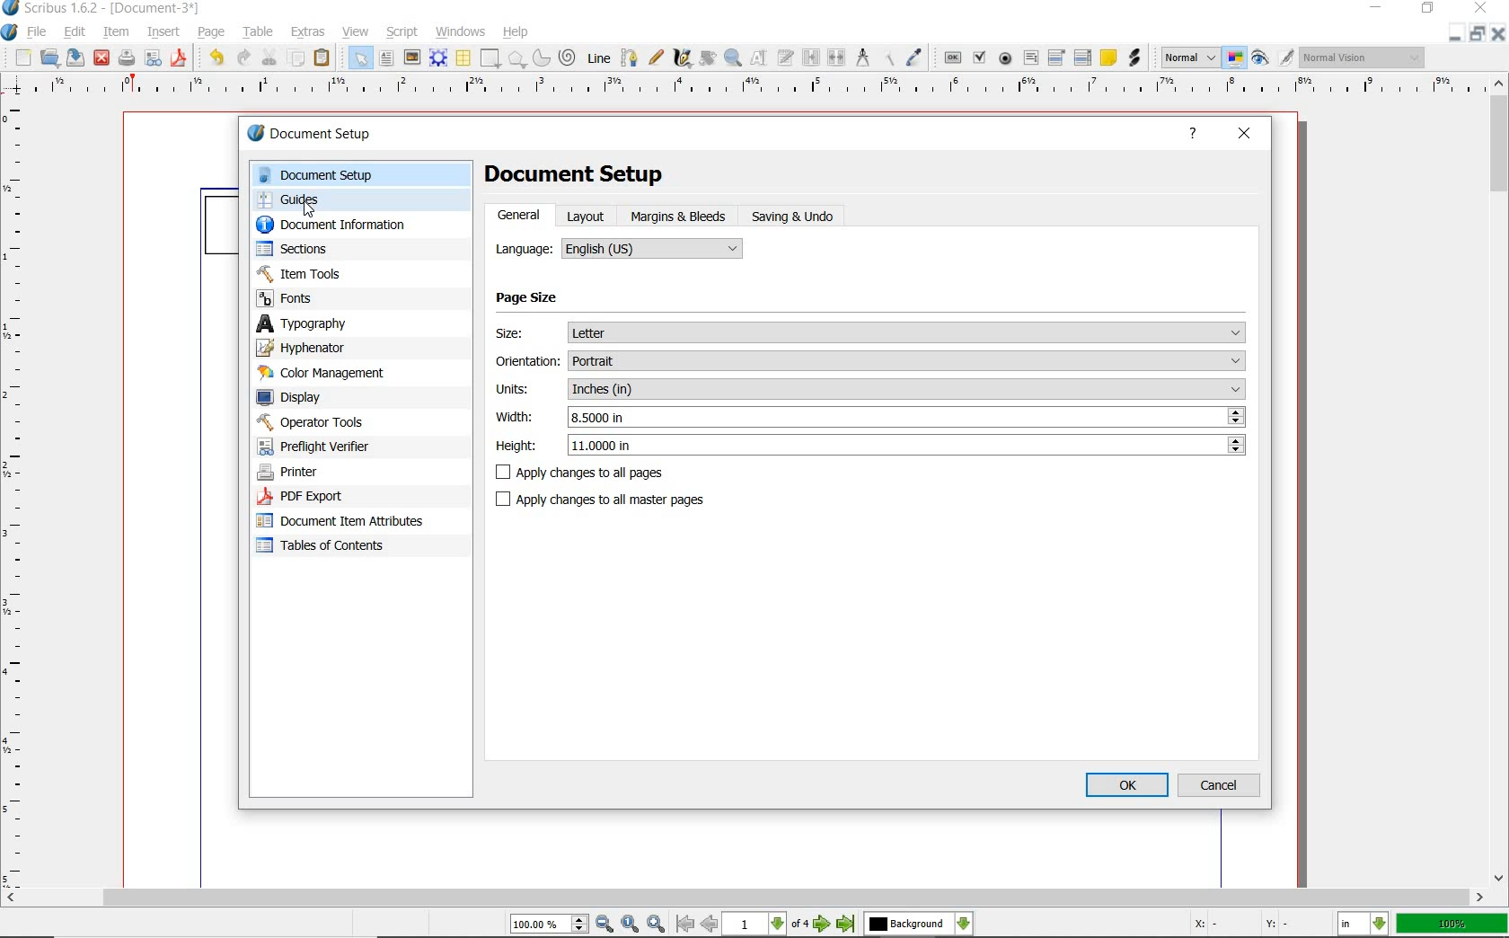  Describe the element at coordinates (1194, 136) in the screenshot. I see `help` at that location.